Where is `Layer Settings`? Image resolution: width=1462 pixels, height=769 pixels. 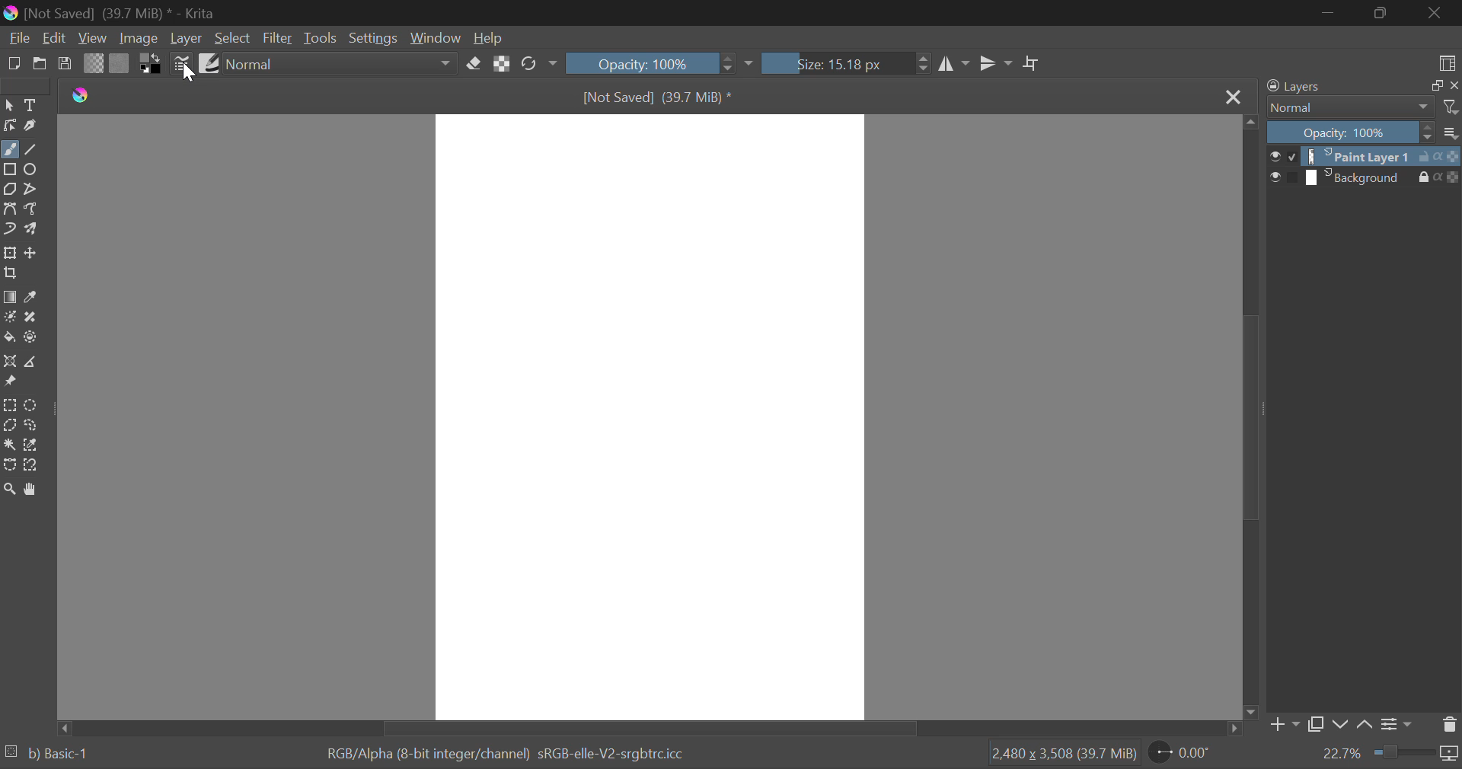 Layer Settings is located at coordinates (1398, 724).